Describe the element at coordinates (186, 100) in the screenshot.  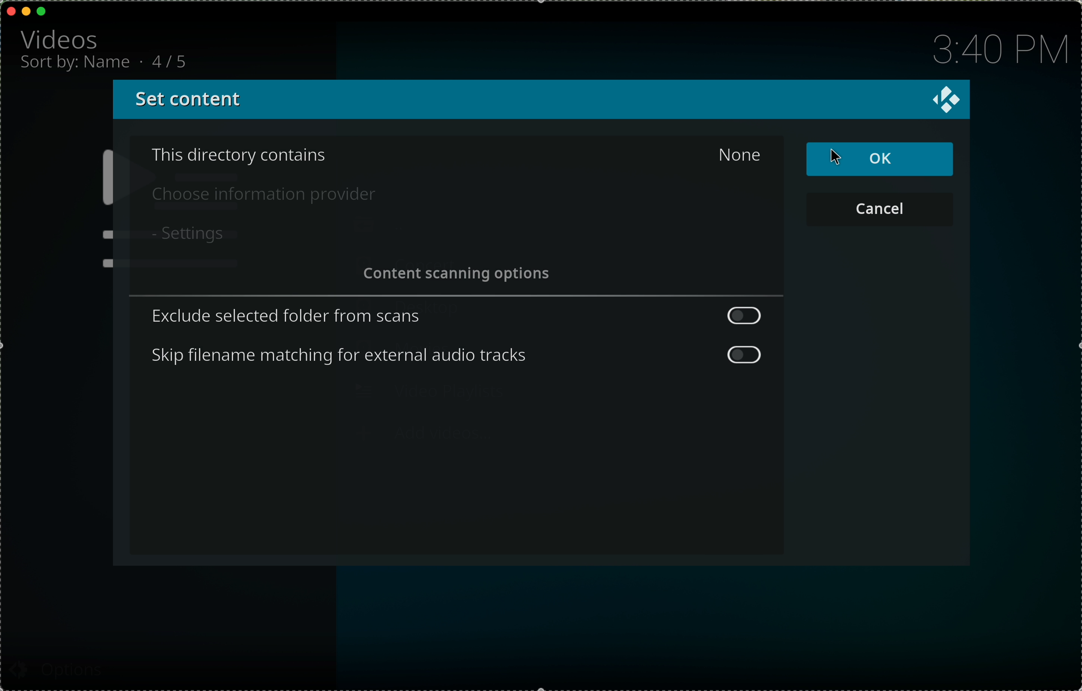
I see `set content` at that location.